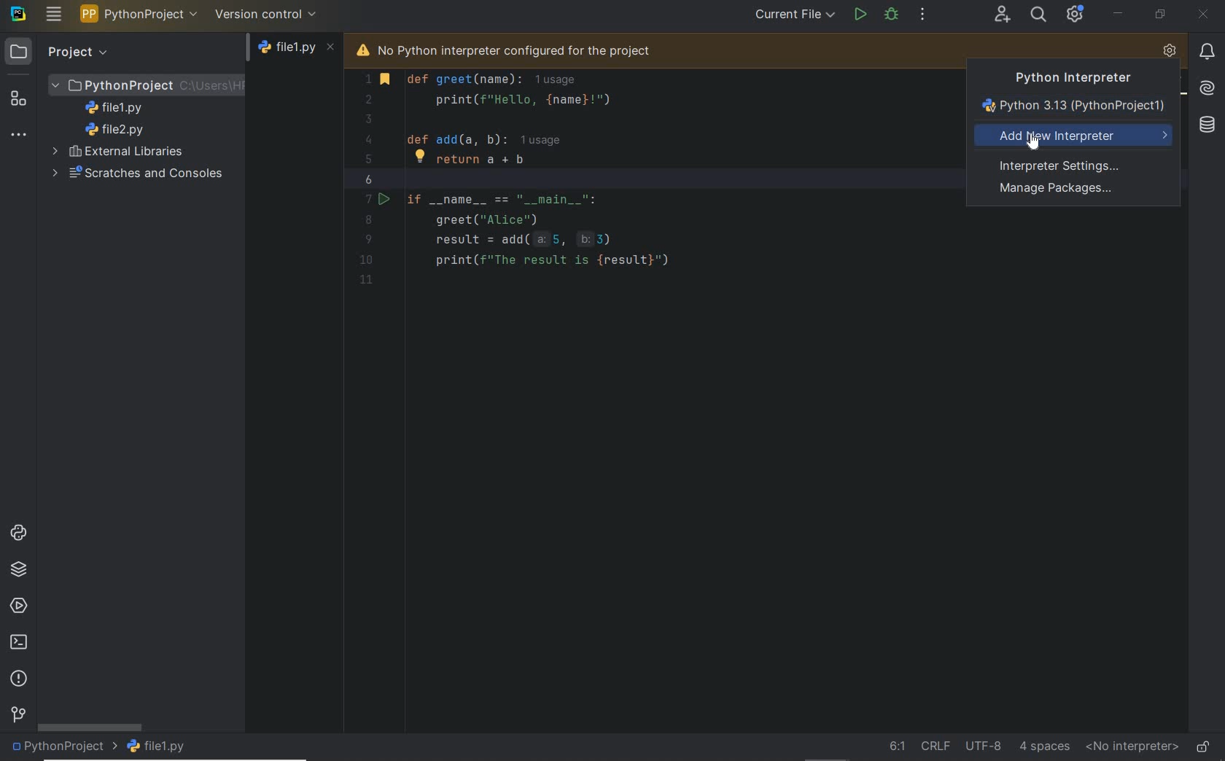  Describe the element at coordinates (17, 532) in the screenshot. I see `python consoles` at that location.